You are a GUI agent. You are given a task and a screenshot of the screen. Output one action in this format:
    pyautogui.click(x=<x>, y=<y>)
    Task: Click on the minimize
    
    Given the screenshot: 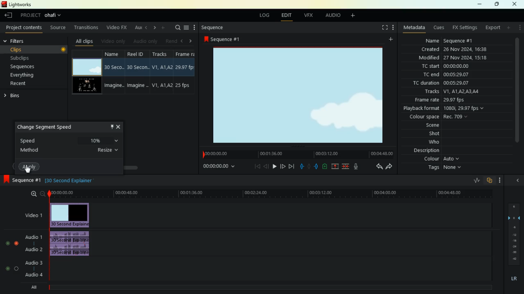 What is the action you would take?
    pyautogui.click(x=477, y=4)
    